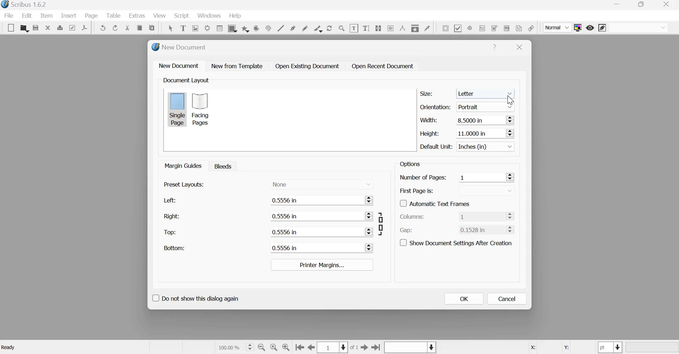 Image resolution: width=679 pixels, height=354 pixels. What do you see at coordinates (307, 66) in the screenshot?
I see `Open Existing Document` at bounding box center [307, 66].